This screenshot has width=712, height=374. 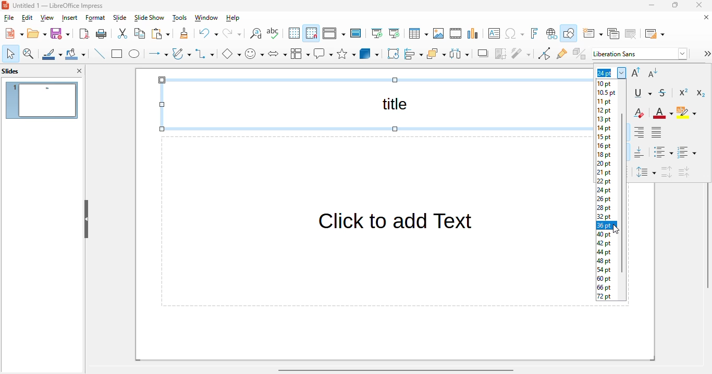 What do you see at coordinates (438, 33) in the screenshot?
I see `insert image` at bounding box center [438, 33].